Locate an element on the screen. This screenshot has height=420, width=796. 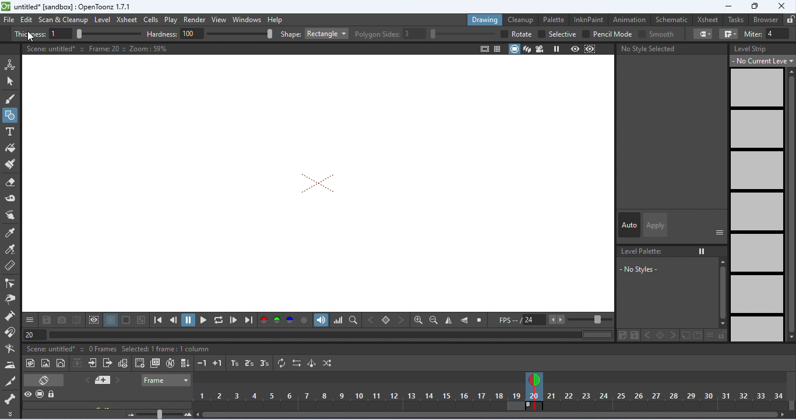
locator is located at coordinates (353, 320).